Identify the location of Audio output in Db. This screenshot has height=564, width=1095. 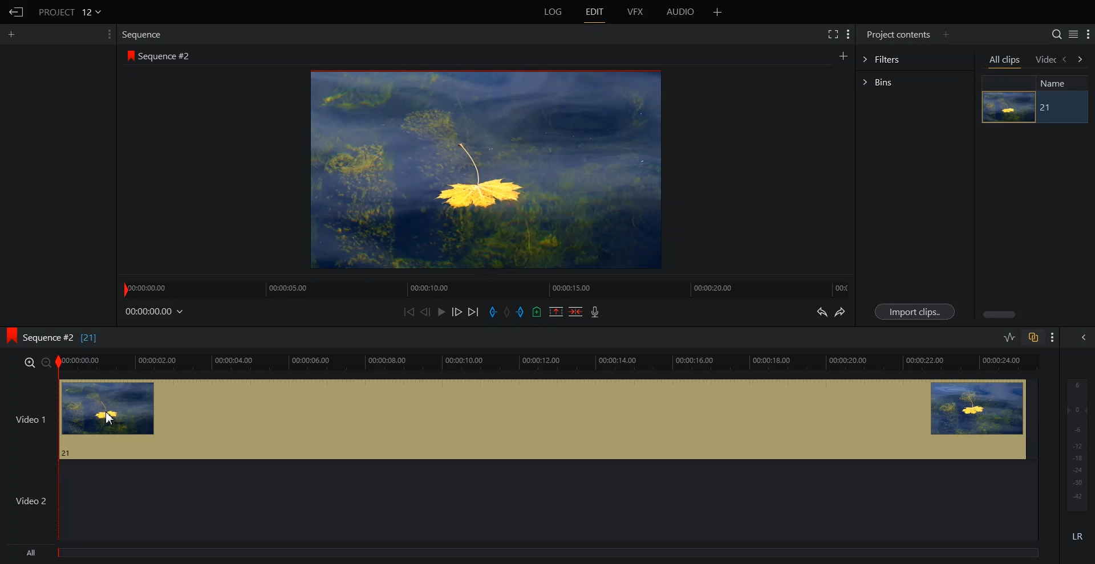
(1077, 444).